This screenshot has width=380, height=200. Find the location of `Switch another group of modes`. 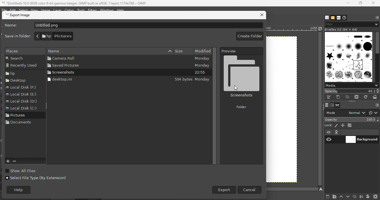

Switch another group of modes is located at coordinates (374, 113).